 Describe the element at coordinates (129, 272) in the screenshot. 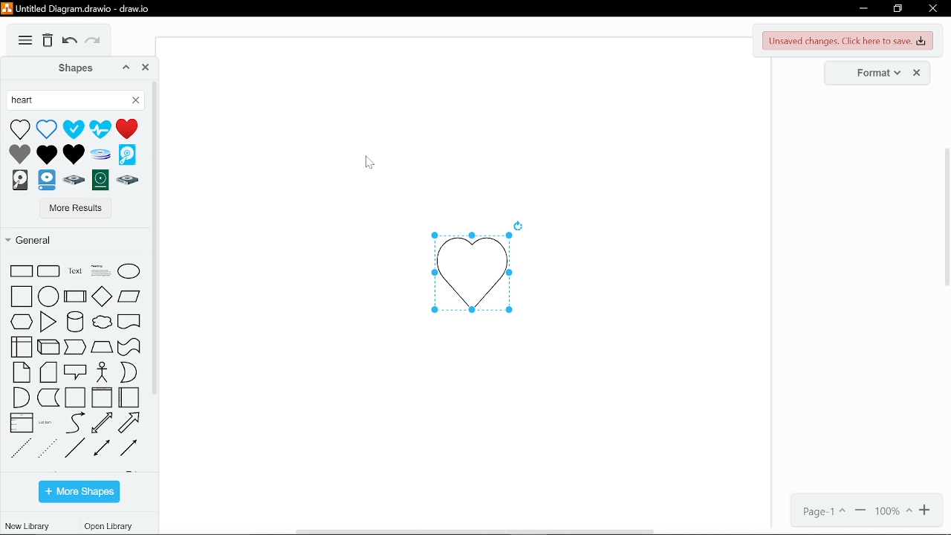

I see `ellipse` at that location.